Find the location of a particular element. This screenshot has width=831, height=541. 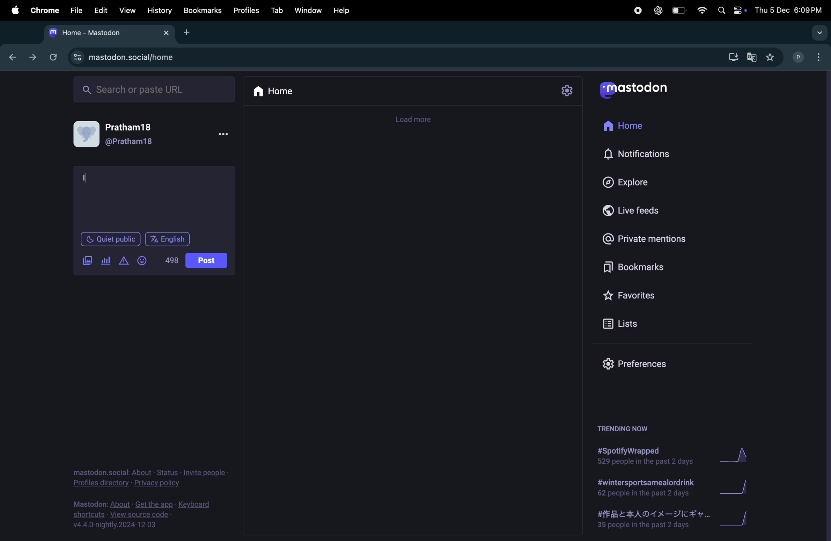

lists is located at coordinates (632, 323).